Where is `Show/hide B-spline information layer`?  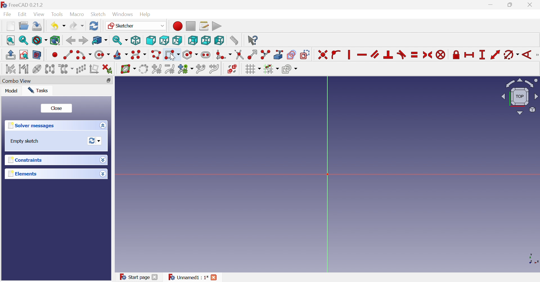 Show/hide B-spline information layer is located at coordinates (128, 69).